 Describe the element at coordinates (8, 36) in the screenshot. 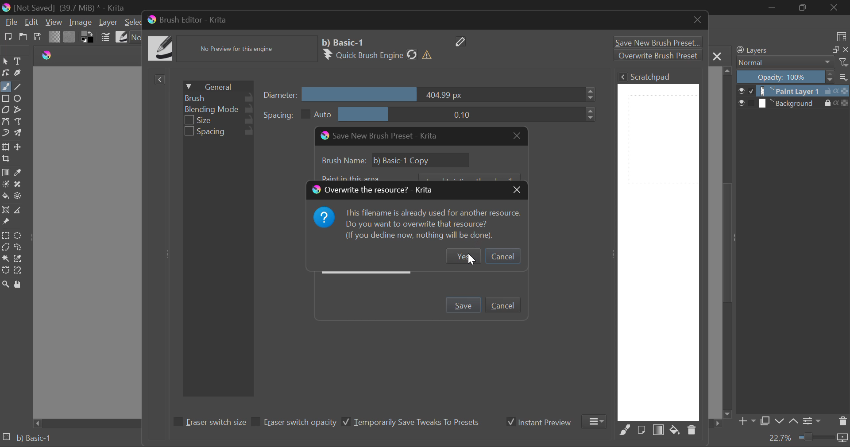

I see `New` at that location.